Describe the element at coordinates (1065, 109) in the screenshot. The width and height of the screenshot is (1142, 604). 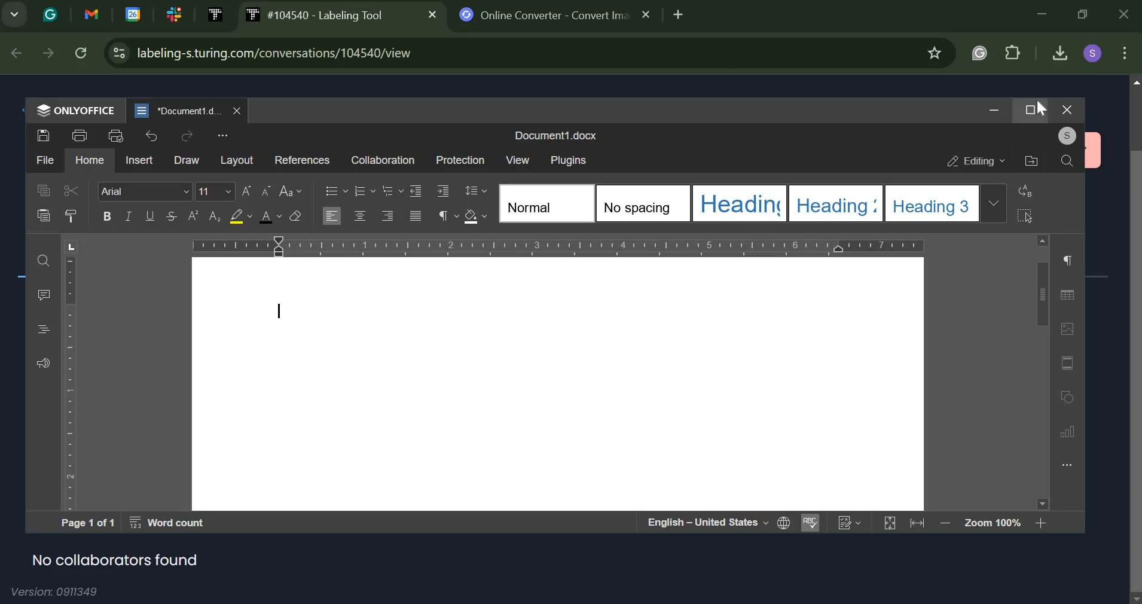
I see `exit` at that location.